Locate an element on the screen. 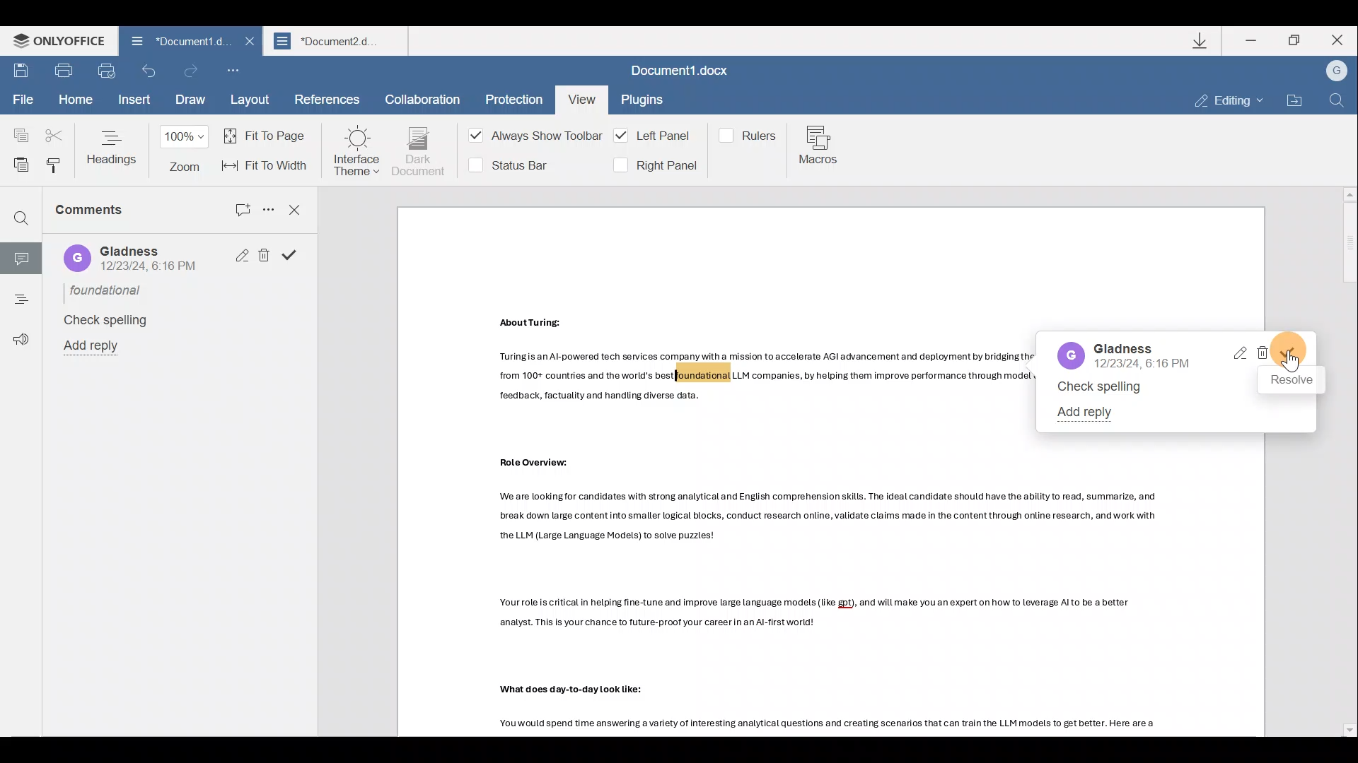 Image resolution: width=1358 pixels, height=763 pixels. Fit to page is located at coordinates (267, 135).